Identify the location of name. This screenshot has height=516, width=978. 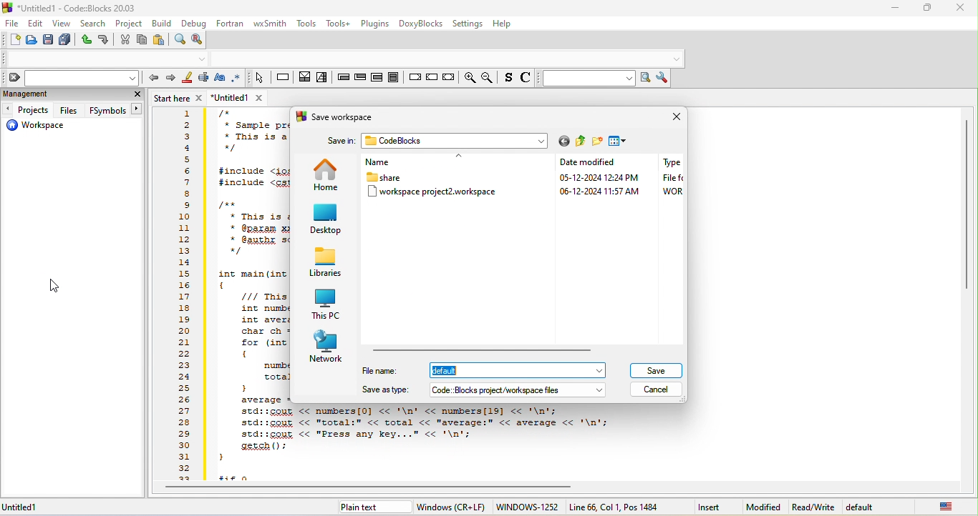
(398, 160).